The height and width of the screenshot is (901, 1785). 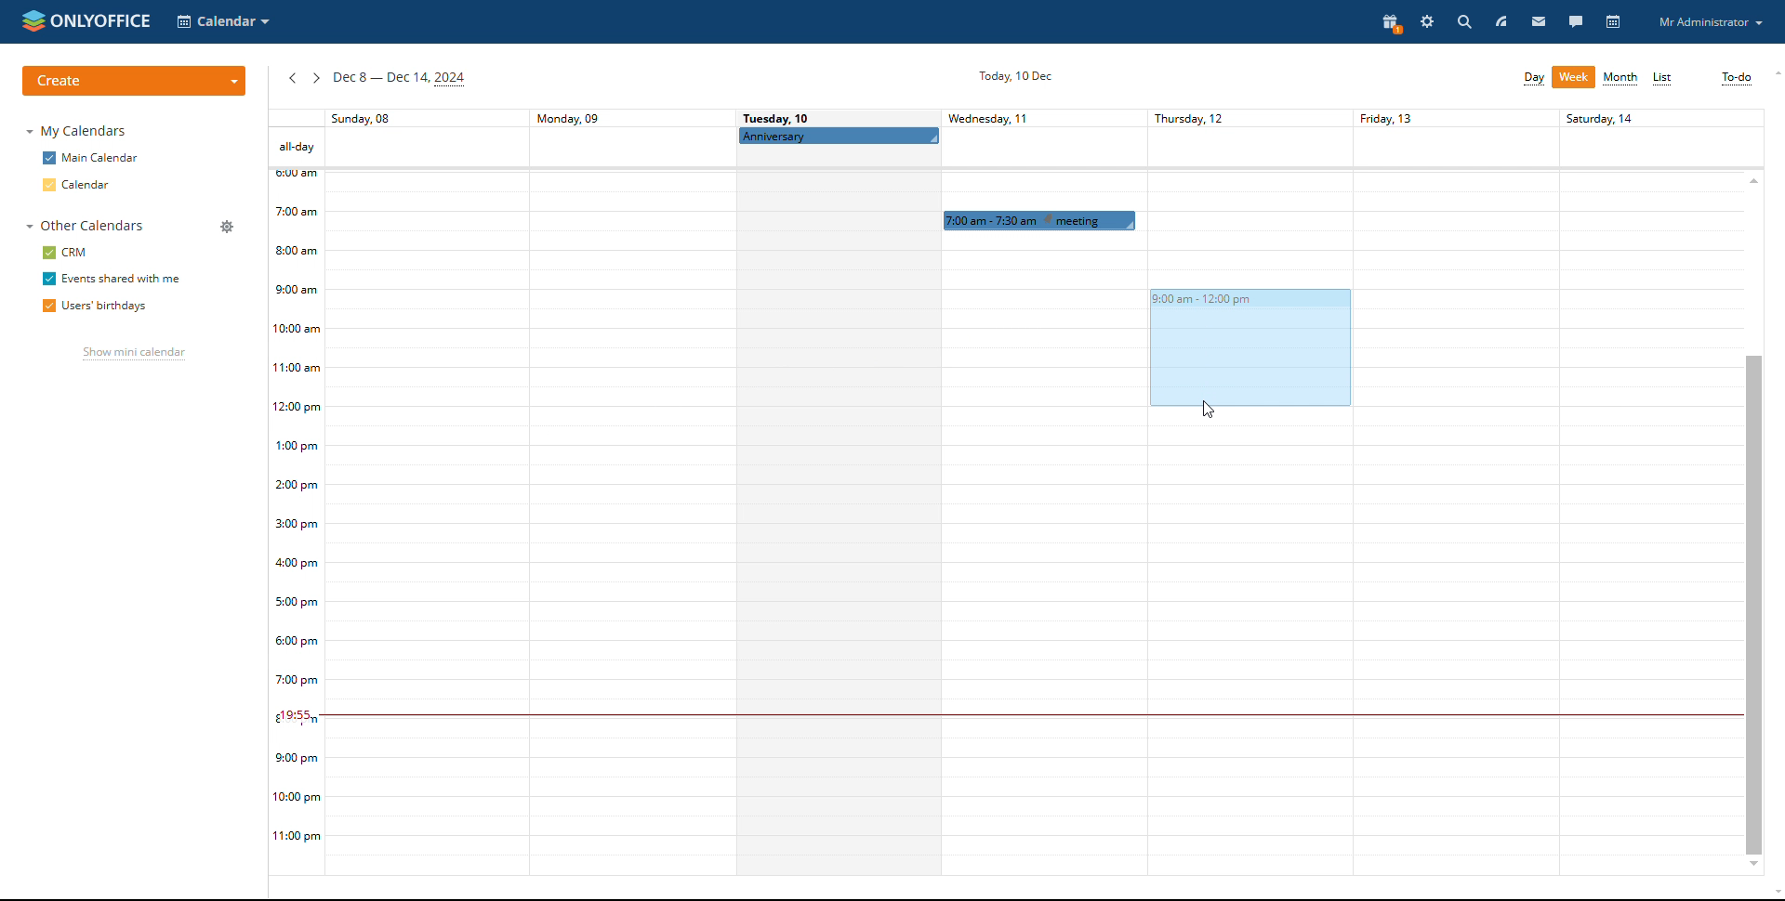 What do you see at coordinates (1011, 77) in the screenshot?
I see `current date` at bounding box center [1011, 77].